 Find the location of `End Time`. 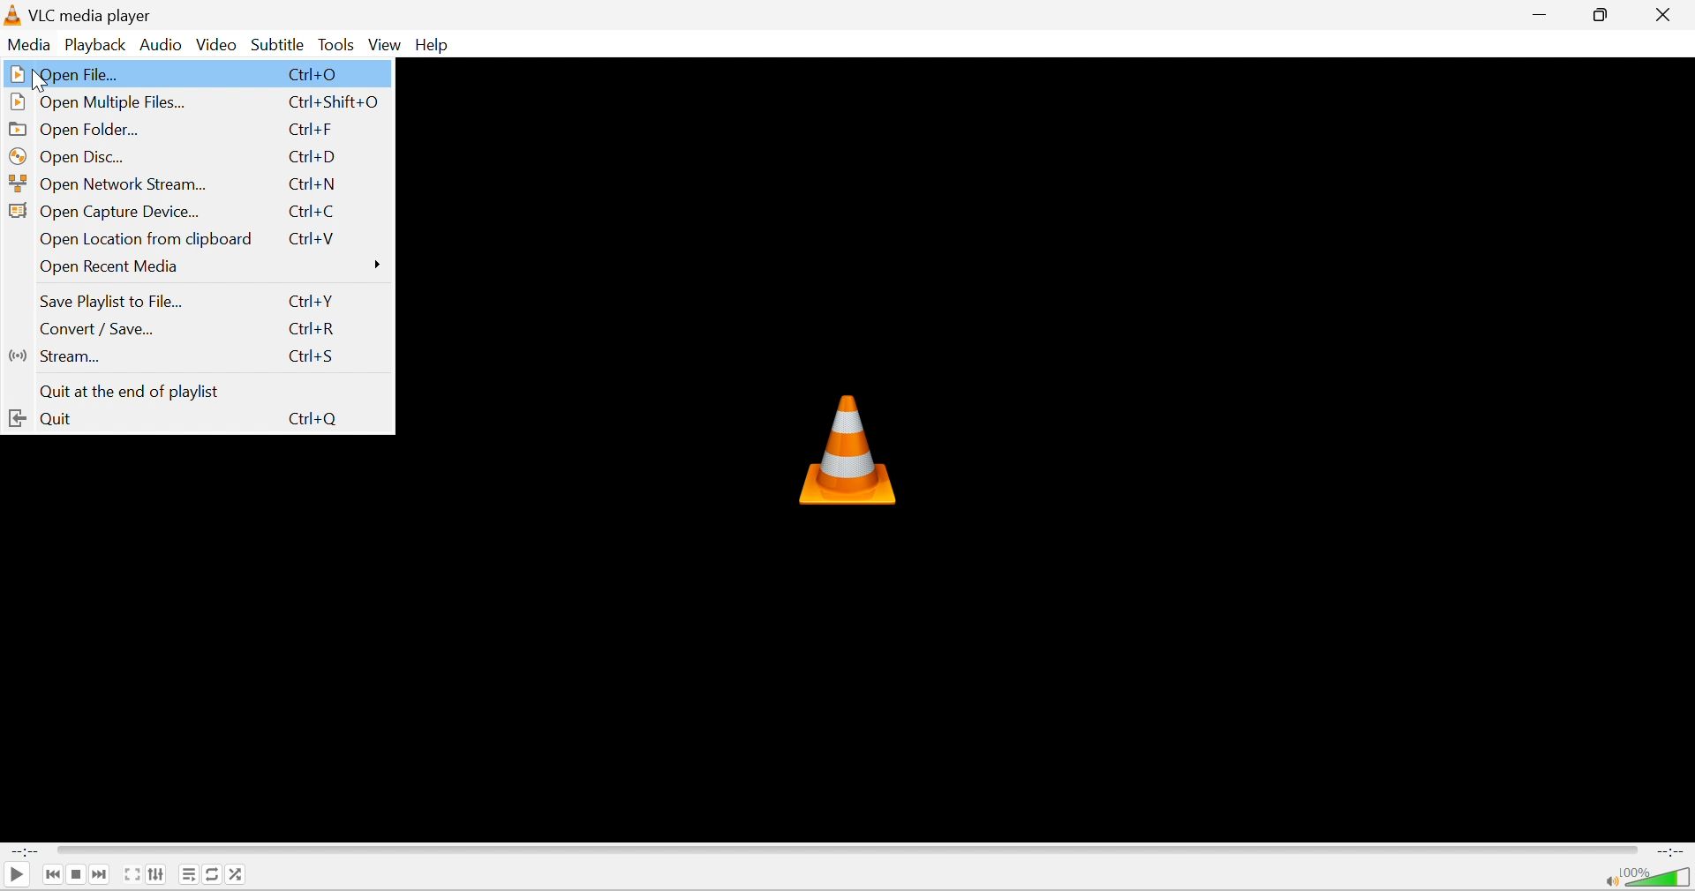

End Time is located at coordinates (1669, 851).